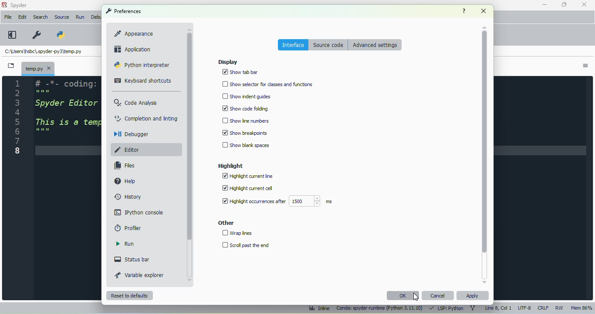 This screenshot has height=314, width=595. I want to click on browse tabs, so click(10, 66).